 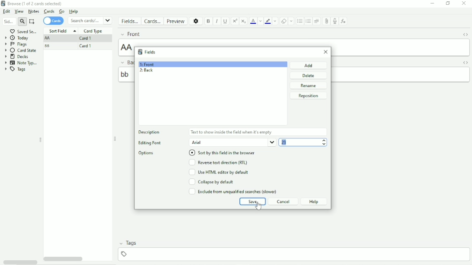 What do you see at coordinates (152, 52) in the screenshot?
I see `Fields` at bounding box center [152, 52].